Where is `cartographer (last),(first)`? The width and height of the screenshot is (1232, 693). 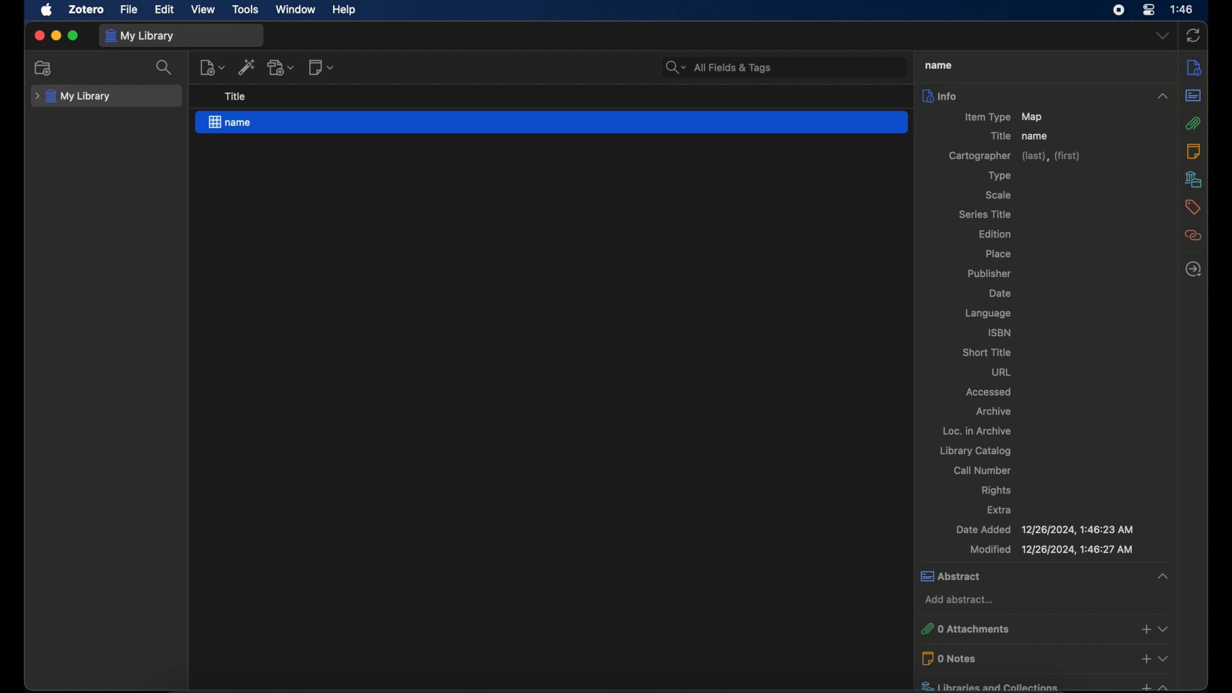 cartographer (last),(first) is located at coordinates (1015, 157).